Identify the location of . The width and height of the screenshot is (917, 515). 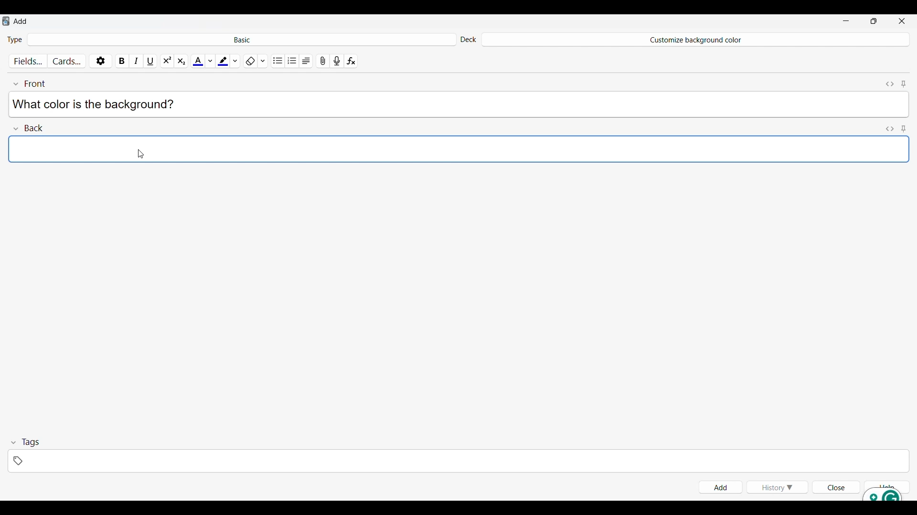
(778, 487).